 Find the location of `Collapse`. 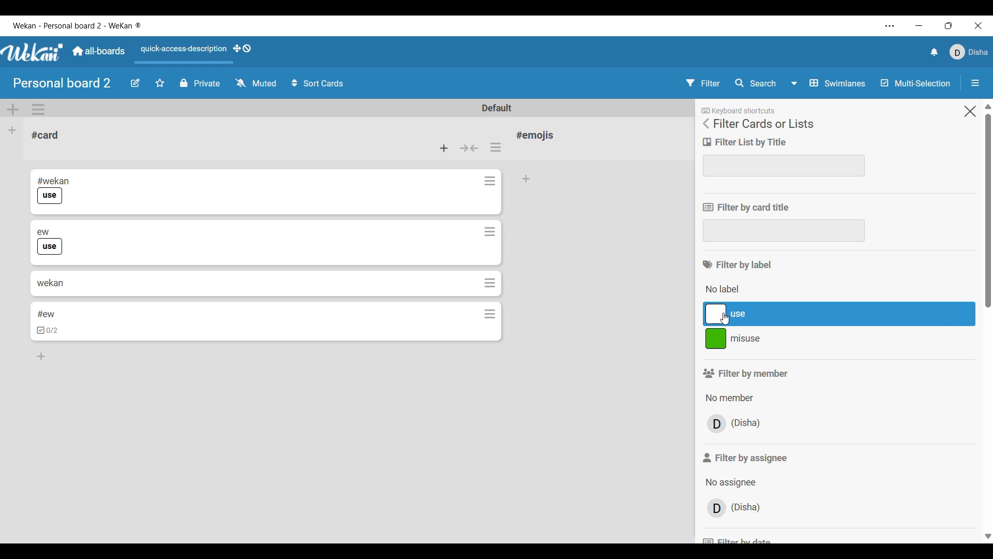

Collapse is located at coordinates (470, 148).